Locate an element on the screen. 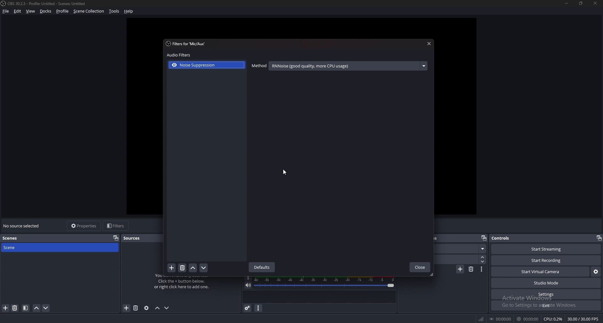  duration is located at coordinates (457, 260).